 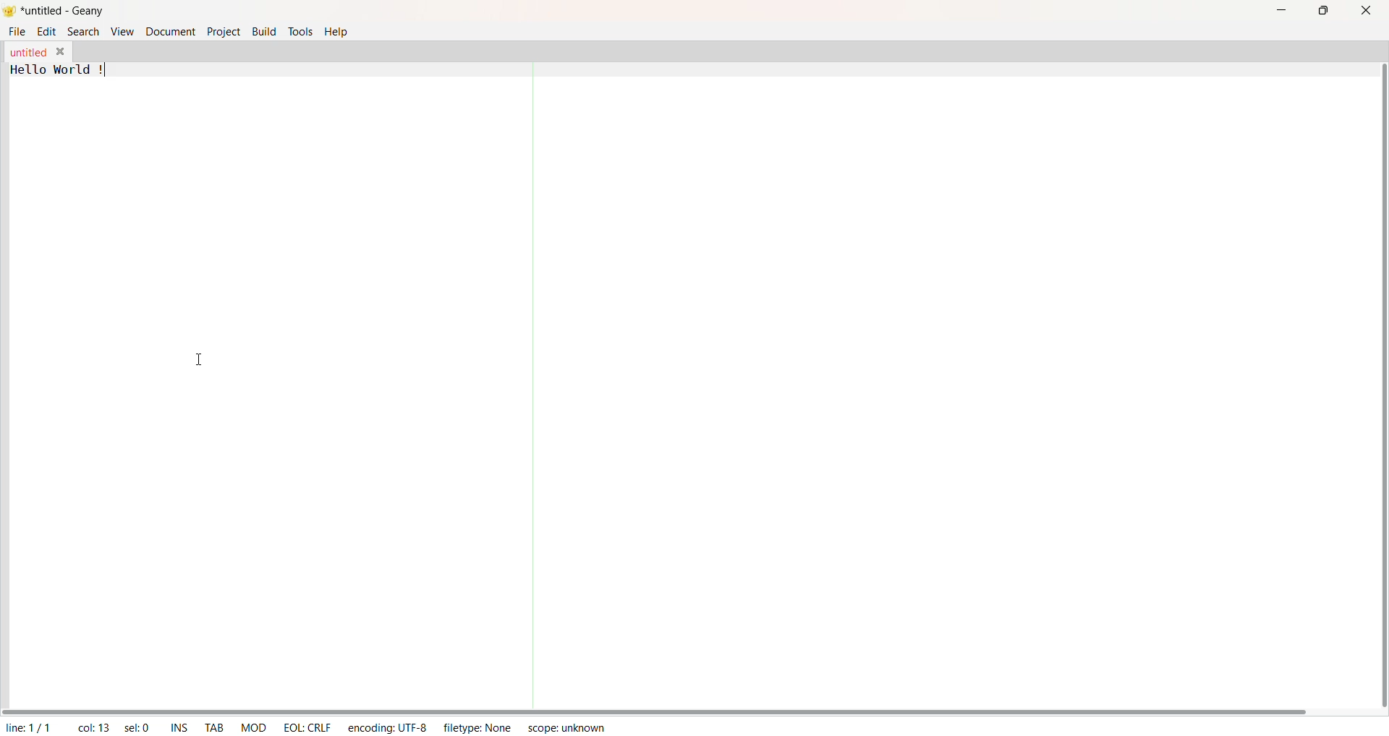 What do you see at coordinates (82, 31) in the screenshot?
I see `Search` at bounding box center [82, 31].